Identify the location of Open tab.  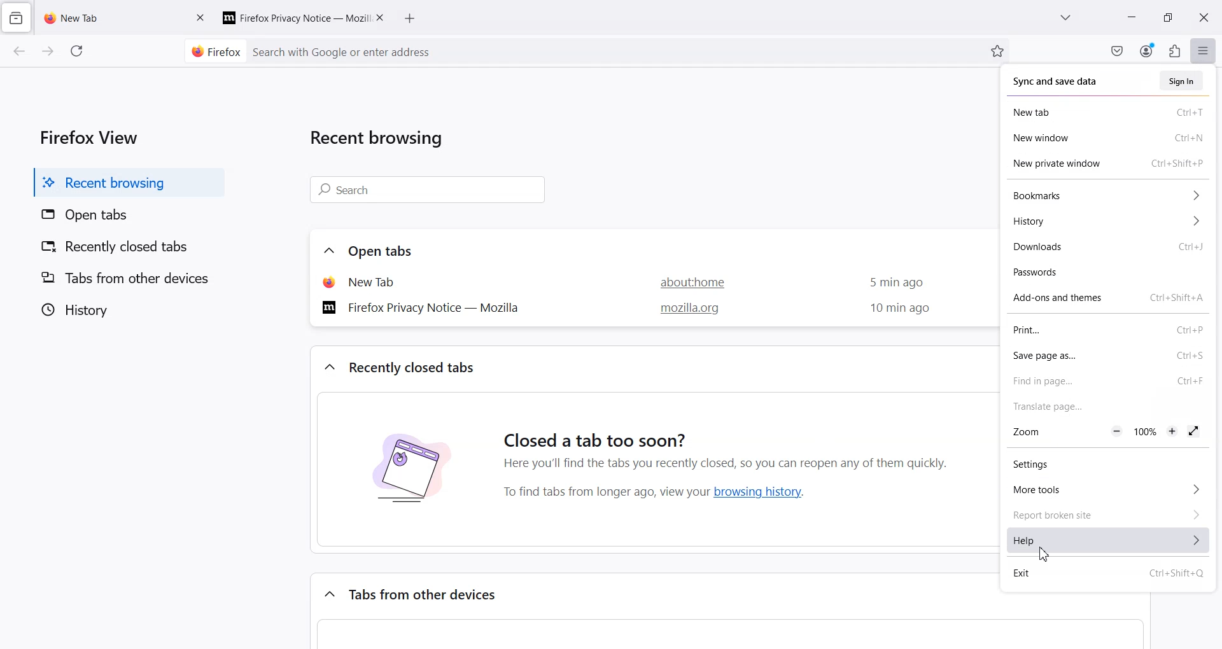
(376, 281).